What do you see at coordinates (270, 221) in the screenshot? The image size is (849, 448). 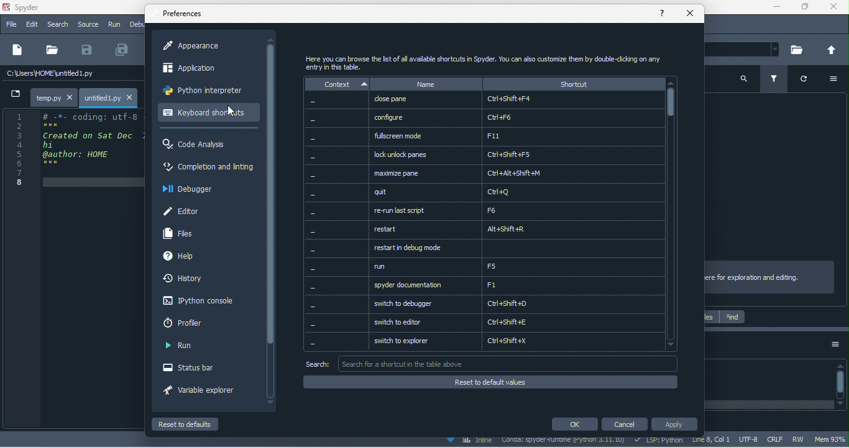 I see `vertical scroll bar` at bounding box center [270, 221].